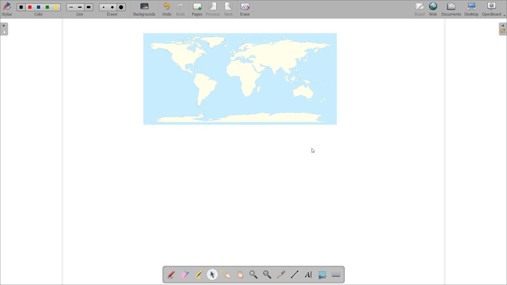 Image resolution: width=507 pixels, height=285 pixels. What do you see at coordinates (144, 9) in the screenshot?
I see `backgrounds` at bounding box center [144, 9].